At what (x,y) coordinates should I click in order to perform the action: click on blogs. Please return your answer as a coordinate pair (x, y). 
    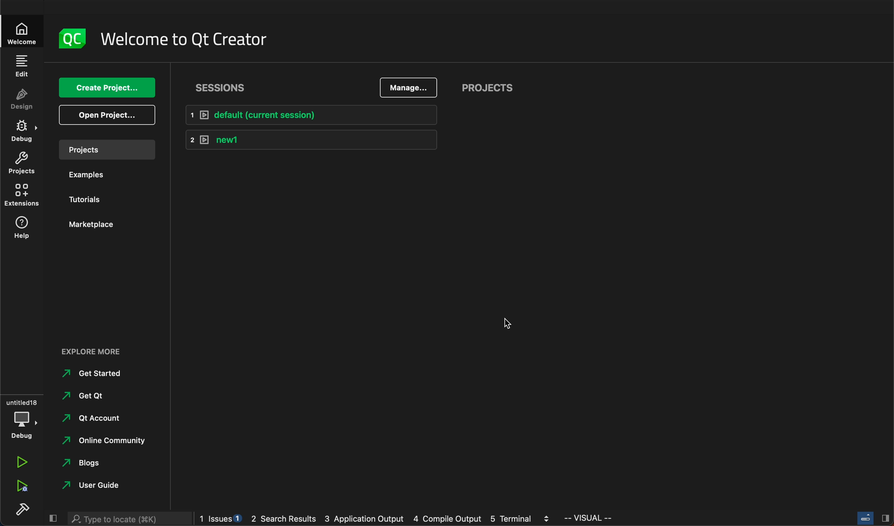
    Looking at the image, I should click on (90, 462).